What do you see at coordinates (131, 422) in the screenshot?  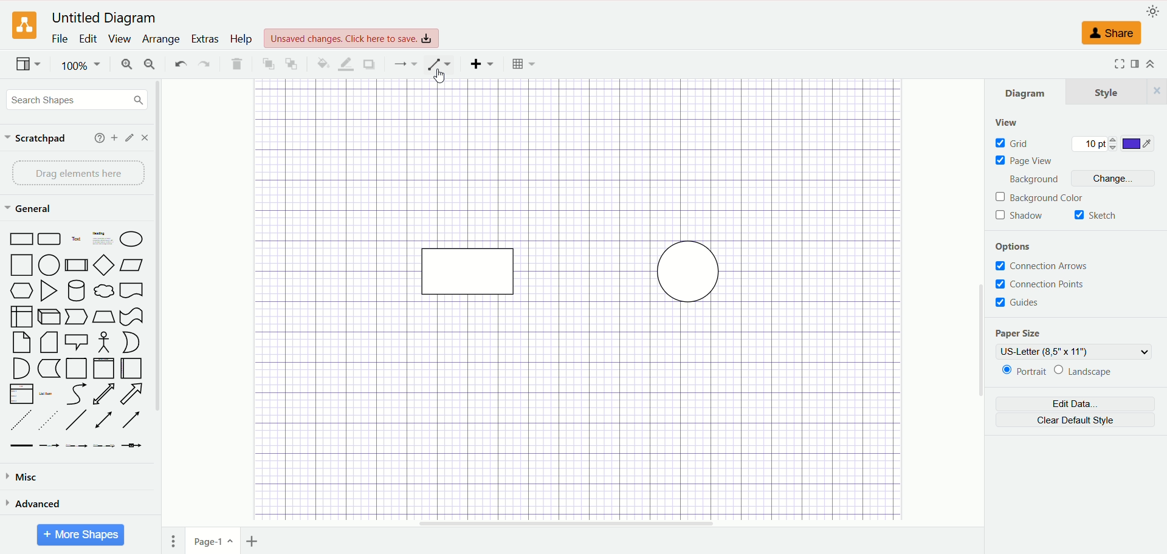 I see `Arrow Line` at bounding box center [131, 422].